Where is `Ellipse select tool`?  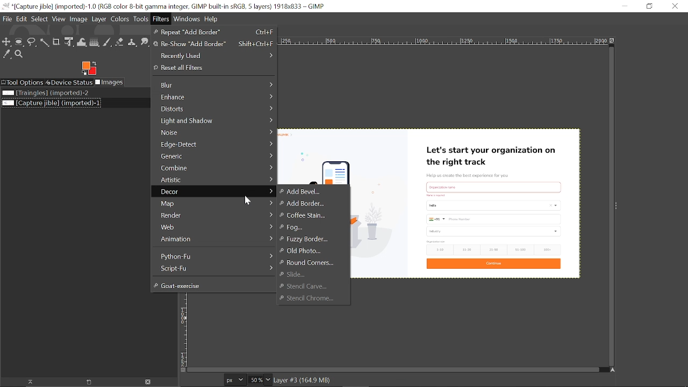
Ellipse select tool is located at coordinates (20, 42).